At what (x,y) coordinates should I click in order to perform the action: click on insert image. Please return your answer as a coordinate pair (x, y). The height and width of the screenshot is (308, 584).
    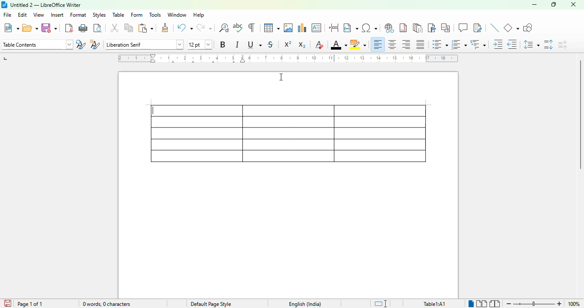
    Looking at the image, I should click on (288, 28).